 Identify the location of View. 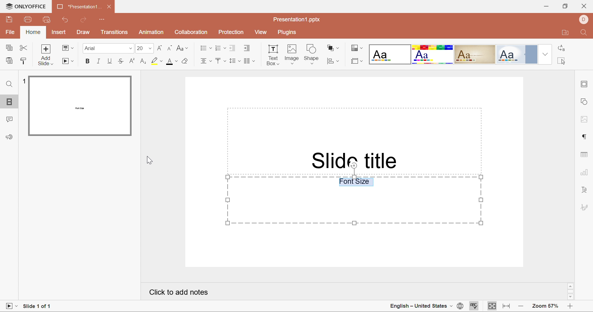
(262, 33).